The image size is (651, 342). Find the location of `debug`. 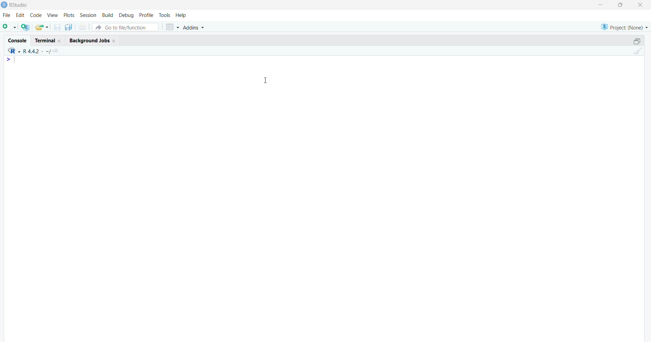

debug is located at coordinates (126, 15).